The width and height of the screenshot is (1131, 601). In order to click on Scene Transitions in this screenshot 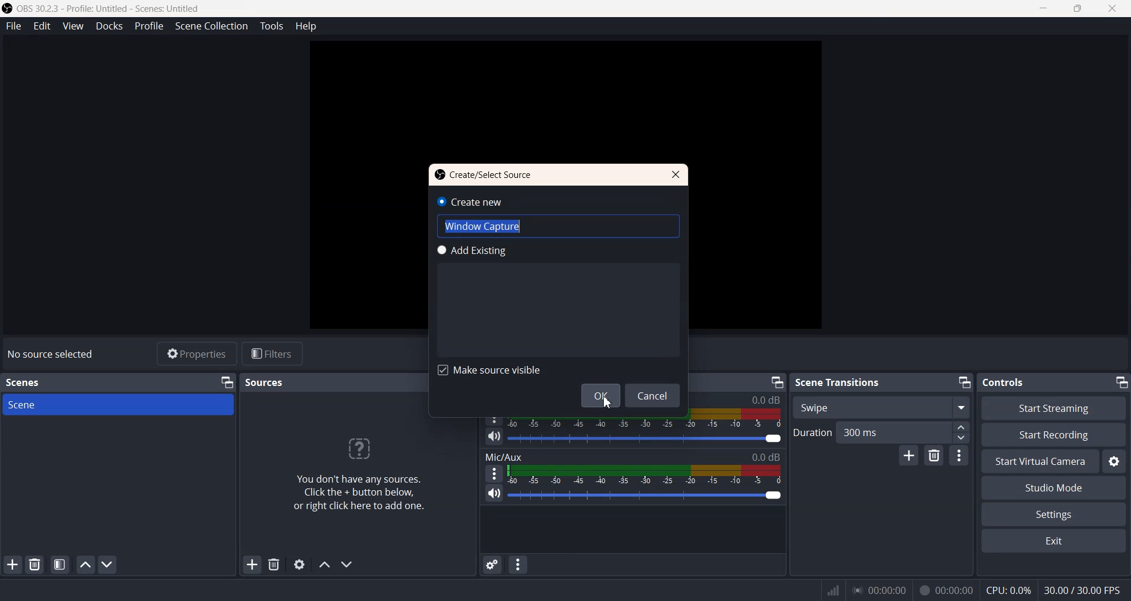, I will do `click(839, 382)`.